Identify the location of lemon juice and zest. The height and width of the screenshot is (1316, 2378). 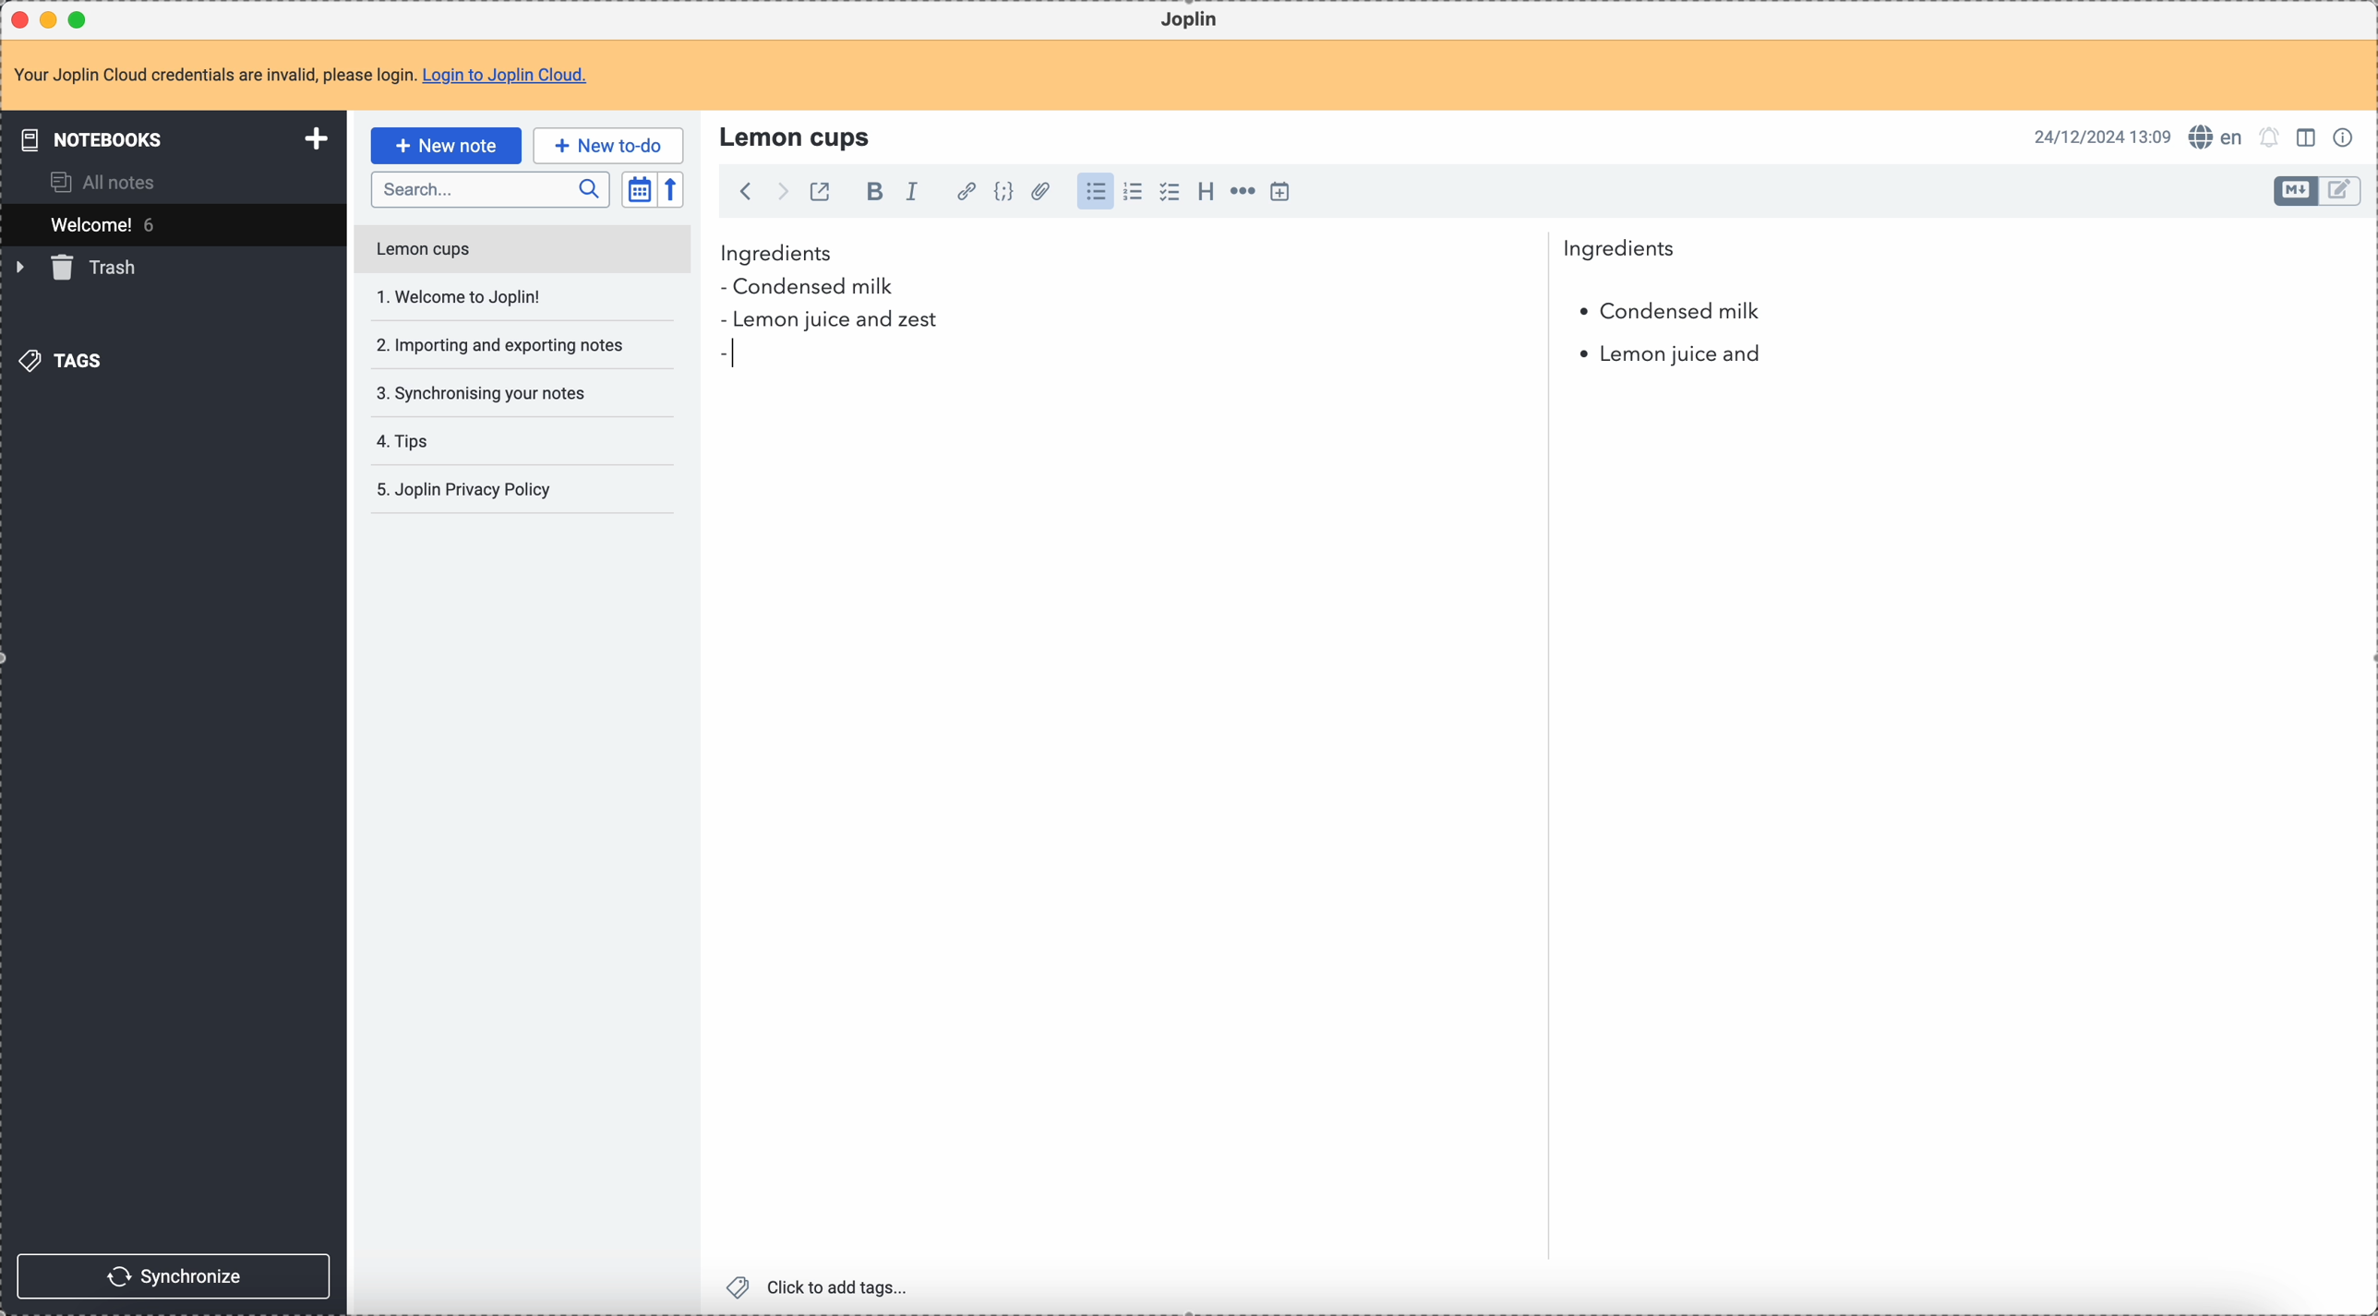
(828, 322).